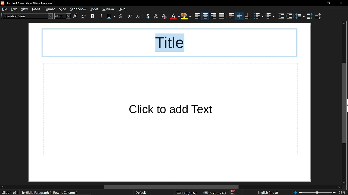 The width and height of the screenshot is (348, 195). Describe the element at coordinates (343, 193) in the screenshot. I see `current zoom` at that location.